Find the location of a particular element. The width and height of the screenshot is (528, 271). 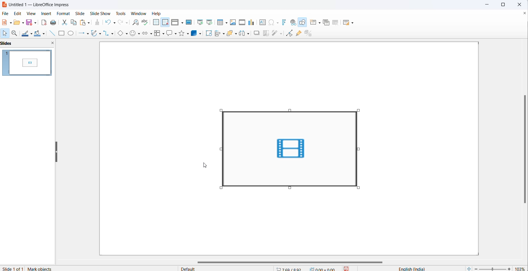

cursor is located at coordinates (205, 166).